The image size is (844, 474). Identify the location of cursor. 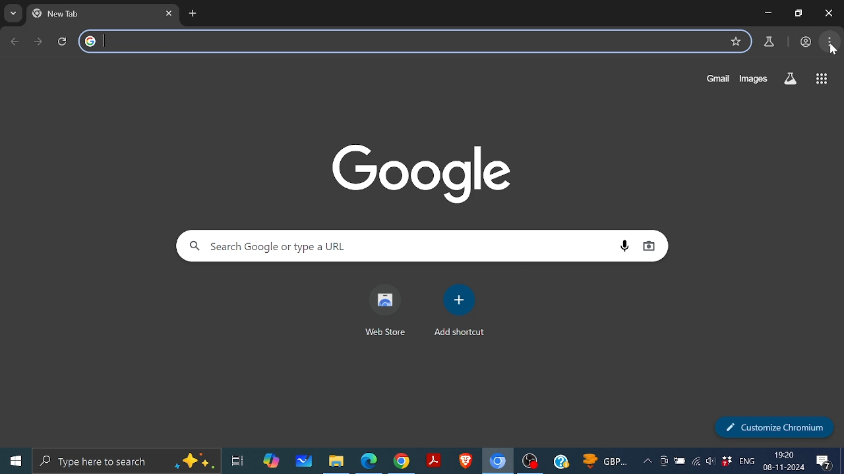
(832, 50).